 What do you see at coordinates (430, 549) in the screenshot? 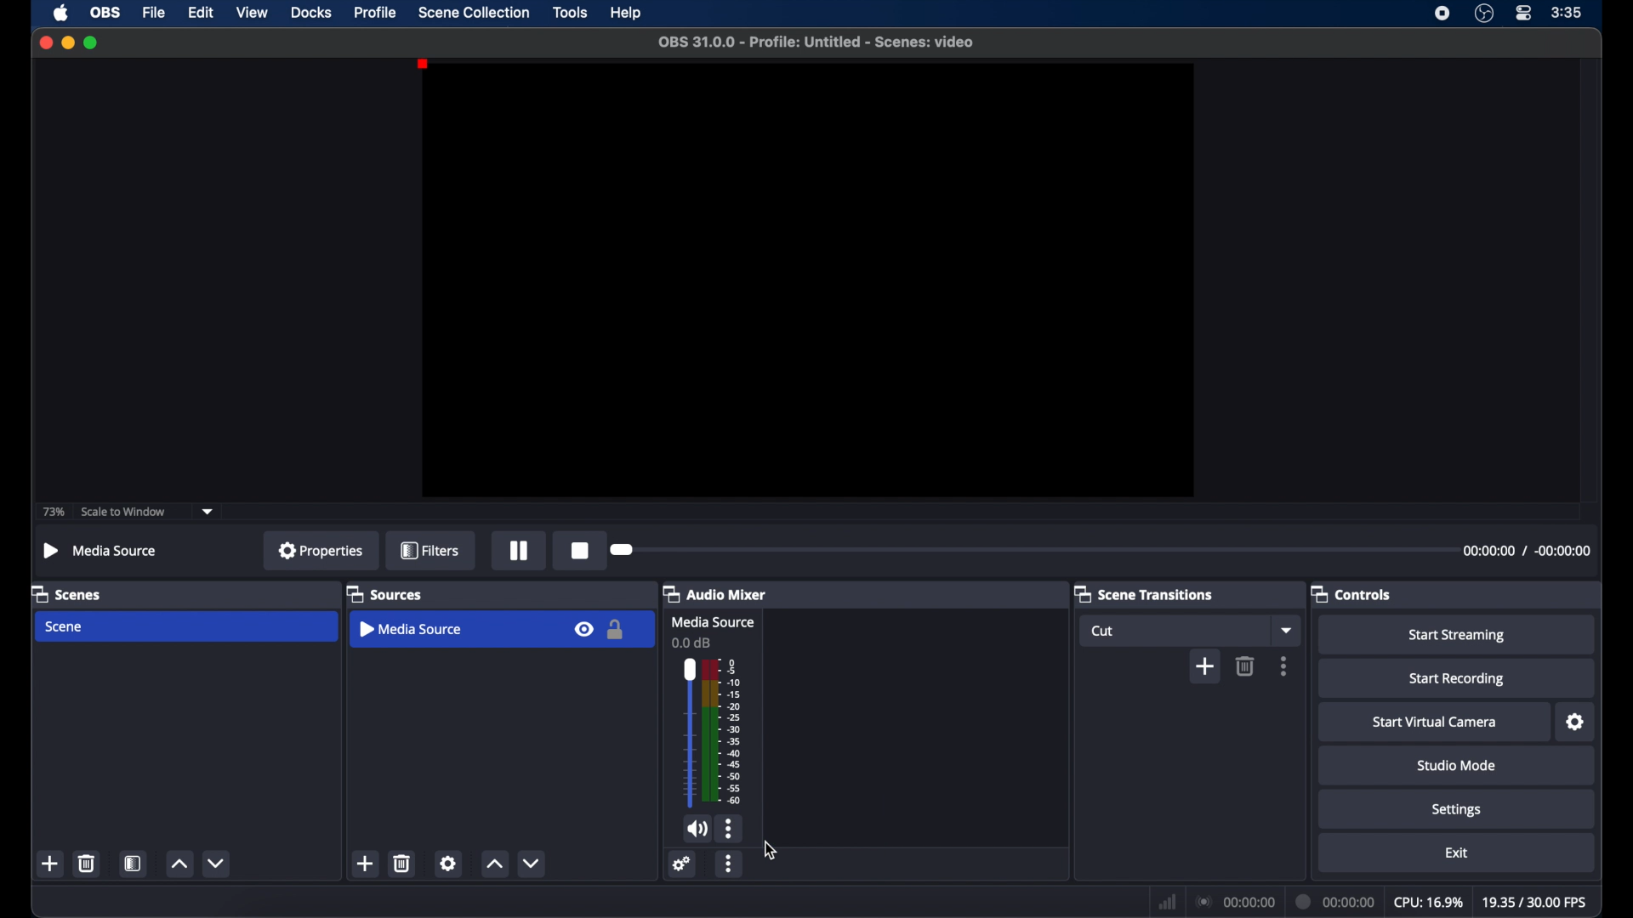
I see `filter` at bounding box center [430, 549].